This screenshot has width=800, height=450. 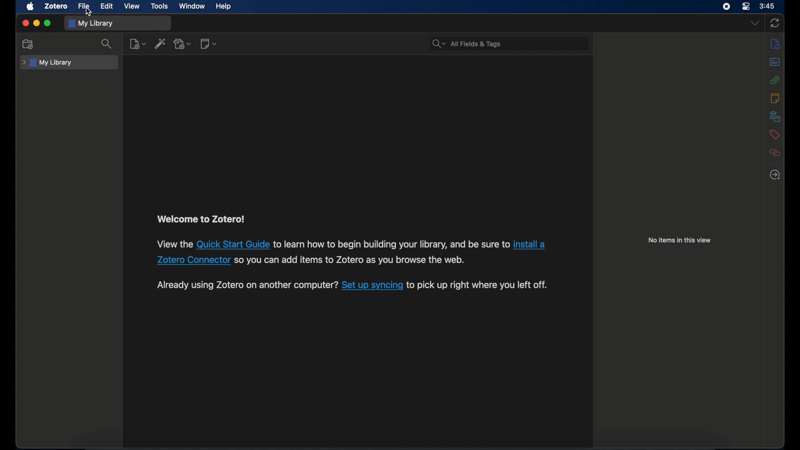 What do you see at coordinates (107, 44) in the screenshot?
I see `search` at bounding box center [107, 44].